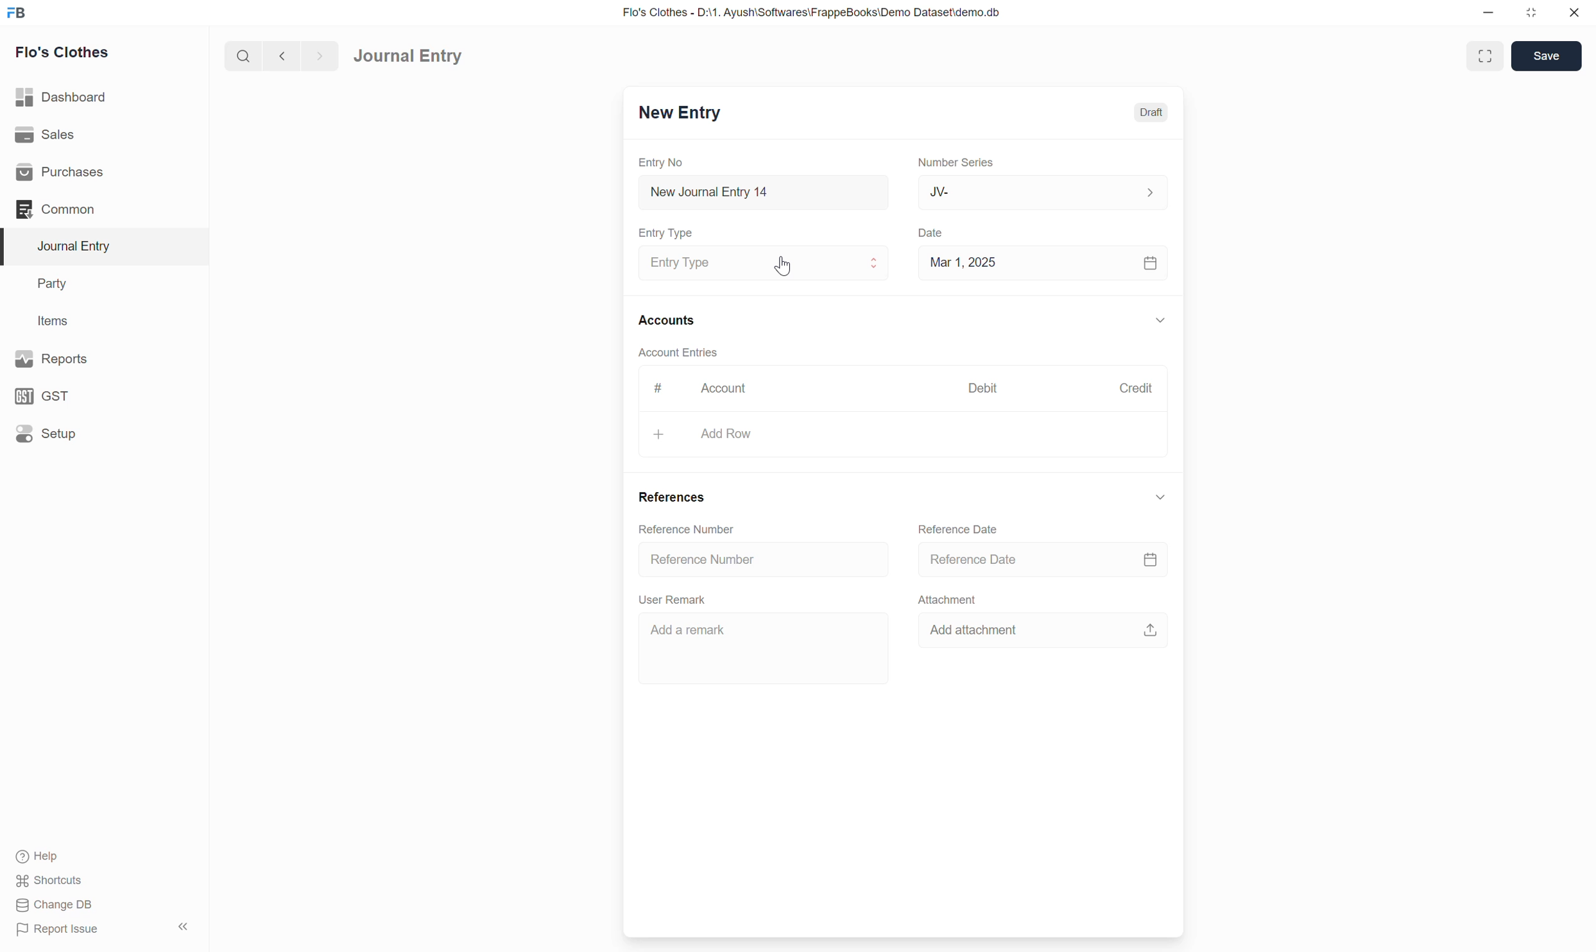 This screenshot has width=1596, height=952. What do you see at coordinates (1015, 558) in the screenshot?
I see `reference date` at bounding box center [1015, 558].